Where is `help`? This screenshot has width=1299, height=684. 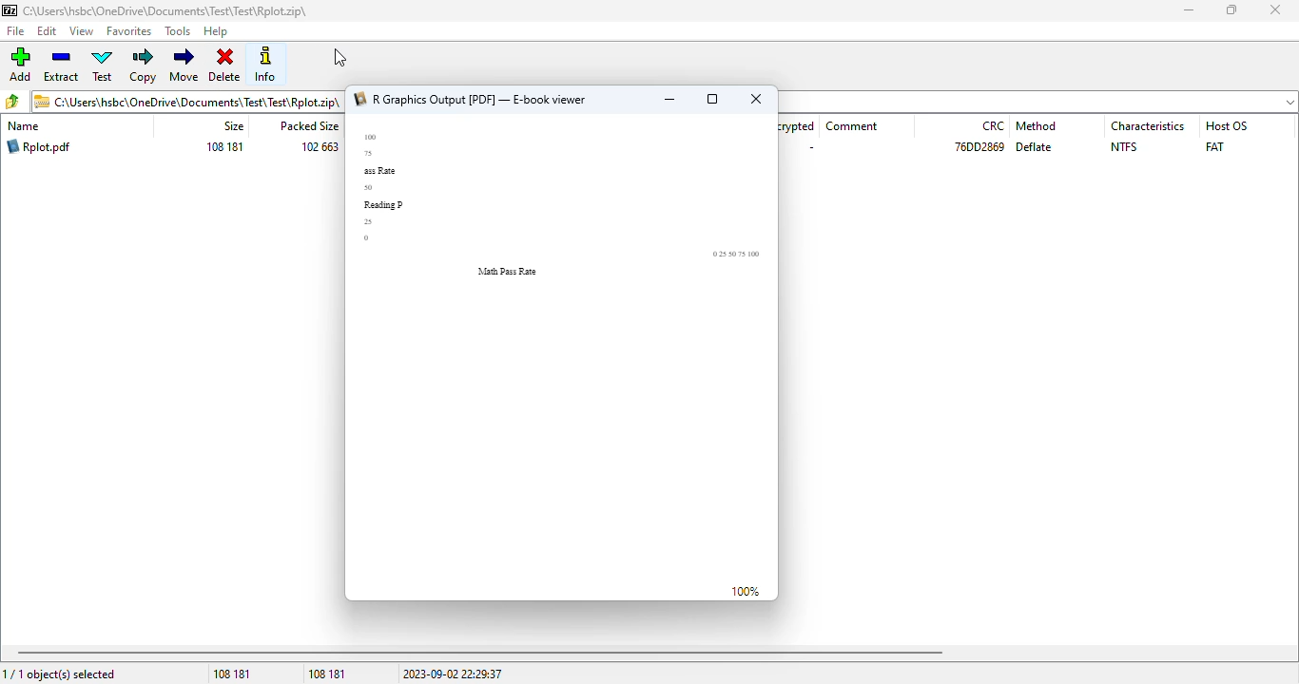
help is located at coordinates (217, 31).